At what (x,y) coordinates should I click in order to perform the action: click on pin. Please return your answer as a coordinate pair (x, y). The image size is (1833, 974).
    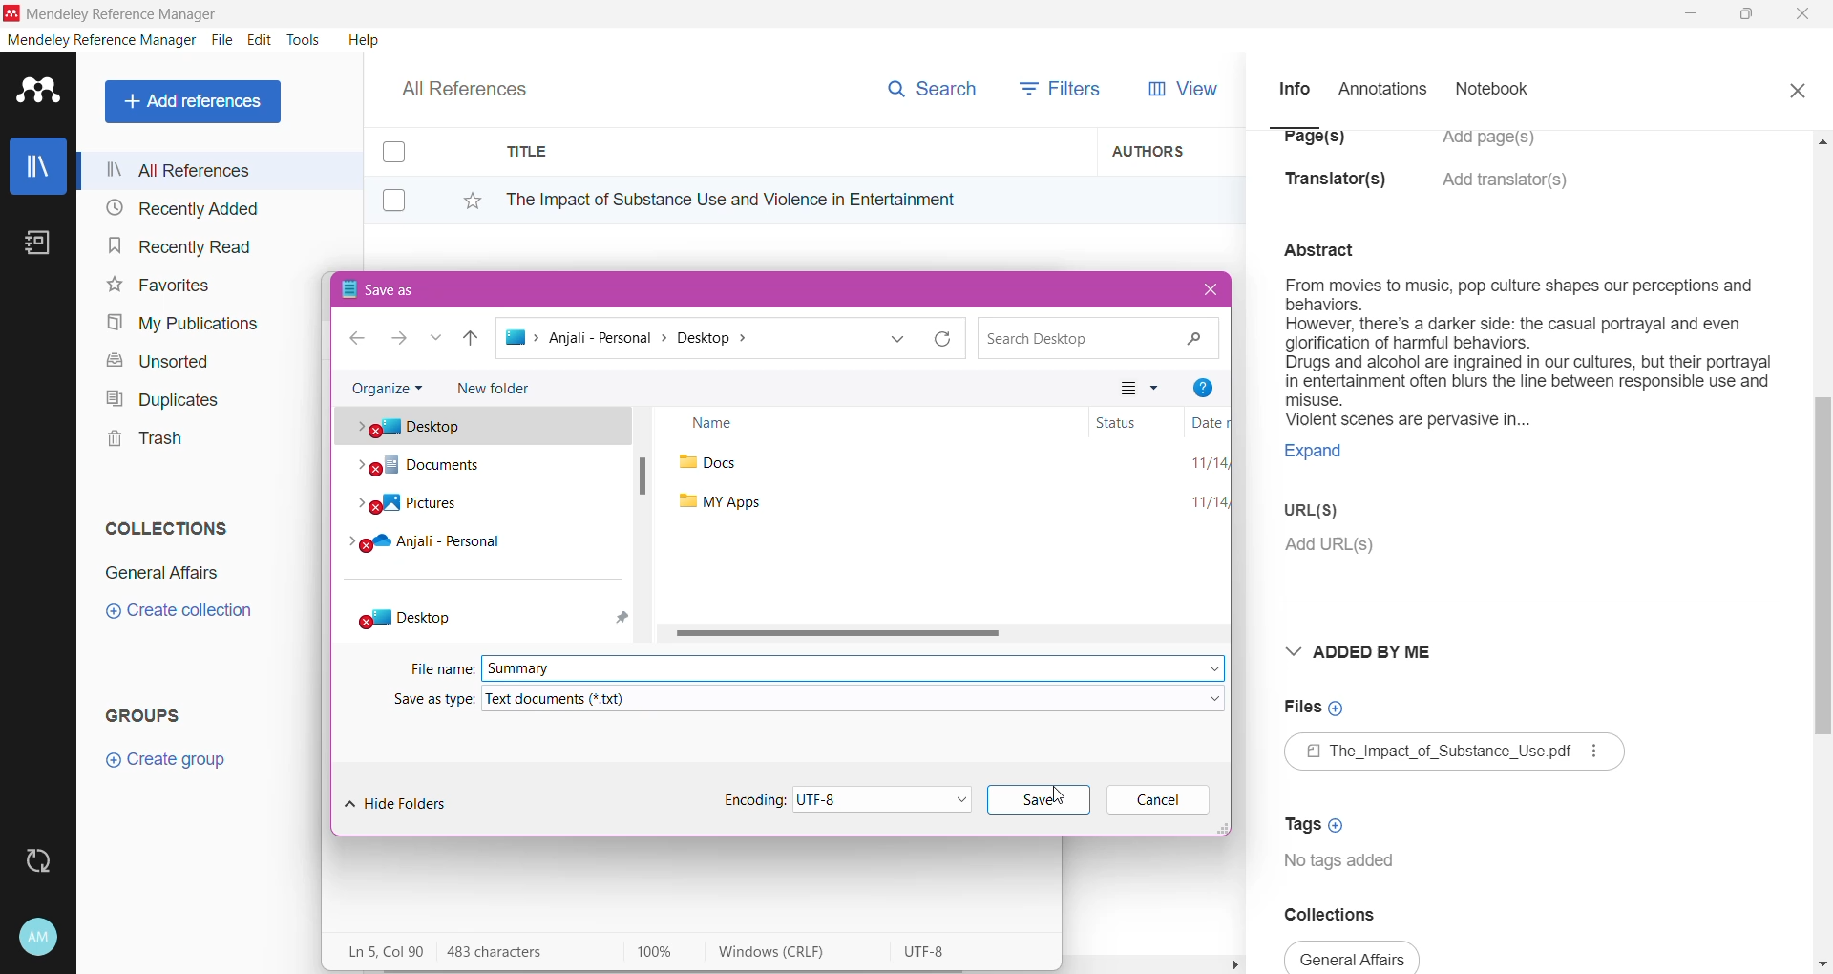
    Looking at the image, I should click on (619, 616).